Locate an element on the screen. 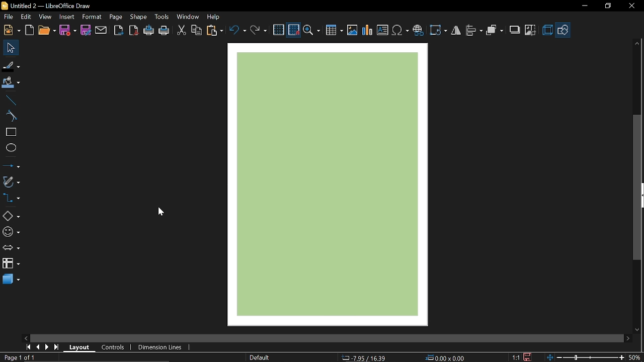  Untitled 2 - LibreOffice Draw is located at coordinates (51, 5).